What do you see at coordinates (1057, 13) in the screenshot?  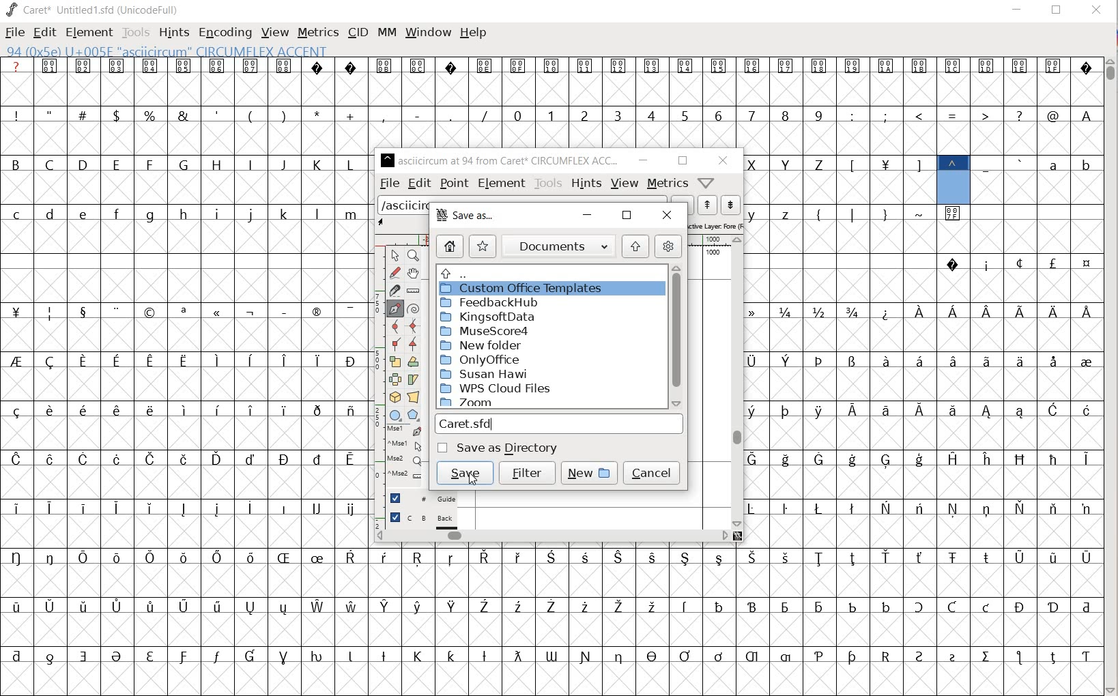 I see `RESTORE DOWN` at bounding box center [1057, 13].